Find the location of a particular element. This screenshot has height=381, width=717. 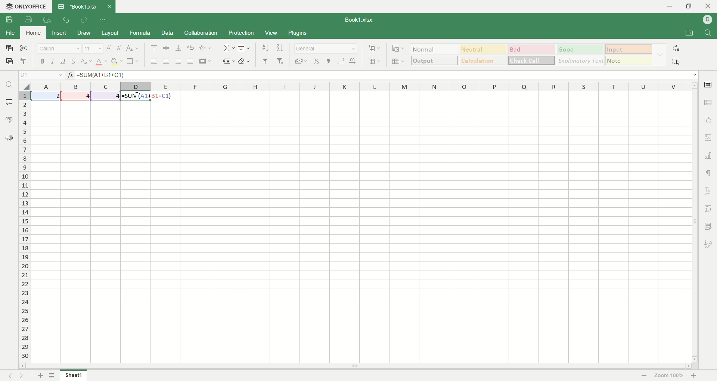

align top is located at coordinates (155, 47).